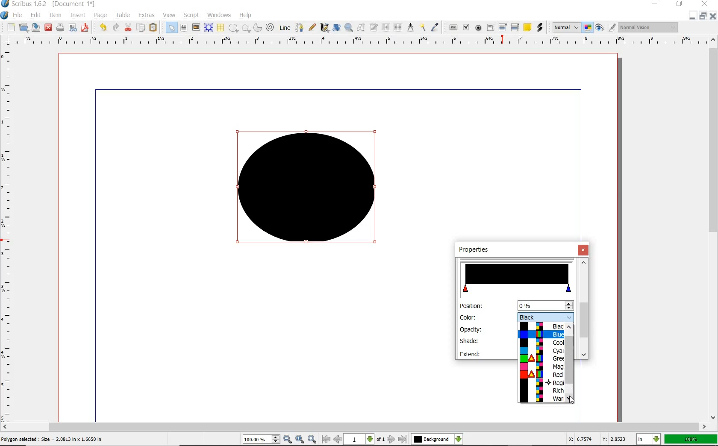 The width and height of the screenshot is (718, 446). I want to click on cursor, so click(573, 399).